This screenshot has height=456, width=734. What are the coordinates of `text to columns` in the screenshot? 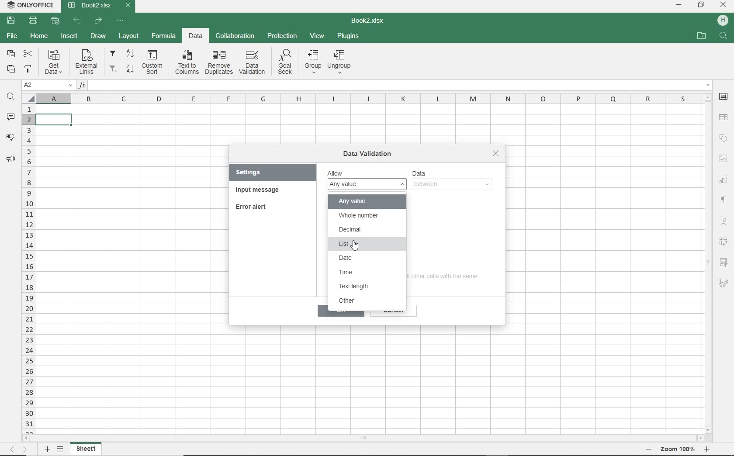 It's located at (187, 62).